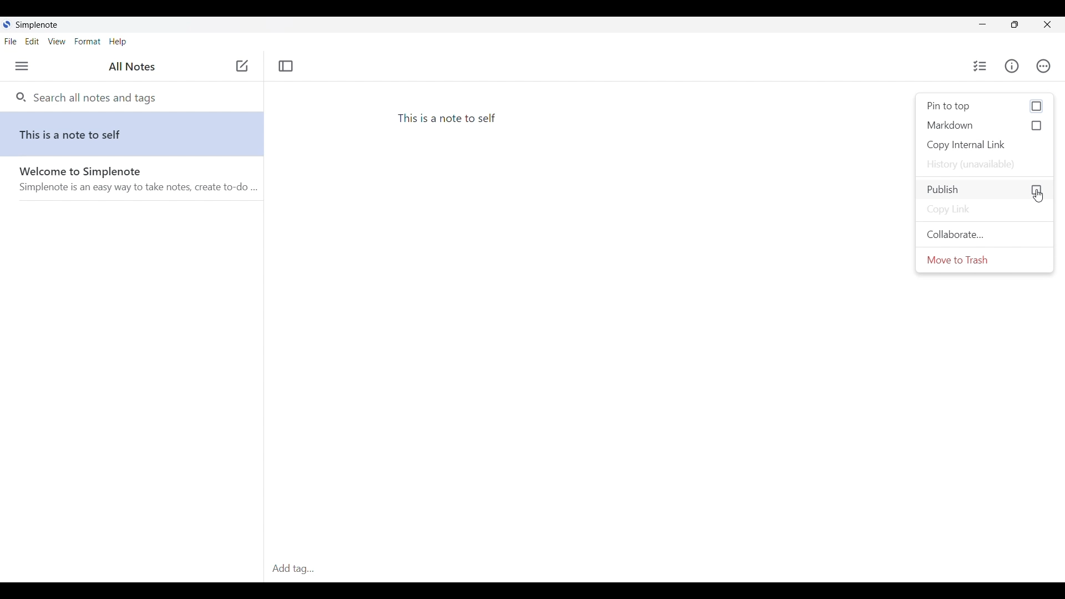 The image size is (1065, 599). What do you see at coordinates (129, 67) in the screenshot?
I see `All Notes` at bounding box center [129, 67].